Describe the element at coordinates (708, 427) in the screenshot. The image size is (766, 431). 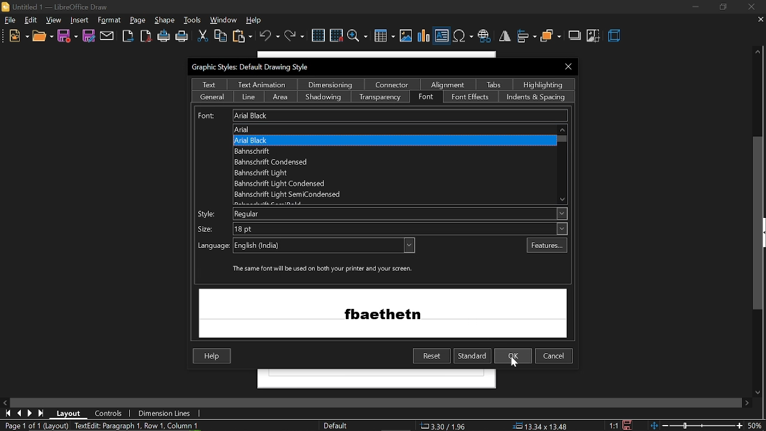
I see `zoom change` at that location.